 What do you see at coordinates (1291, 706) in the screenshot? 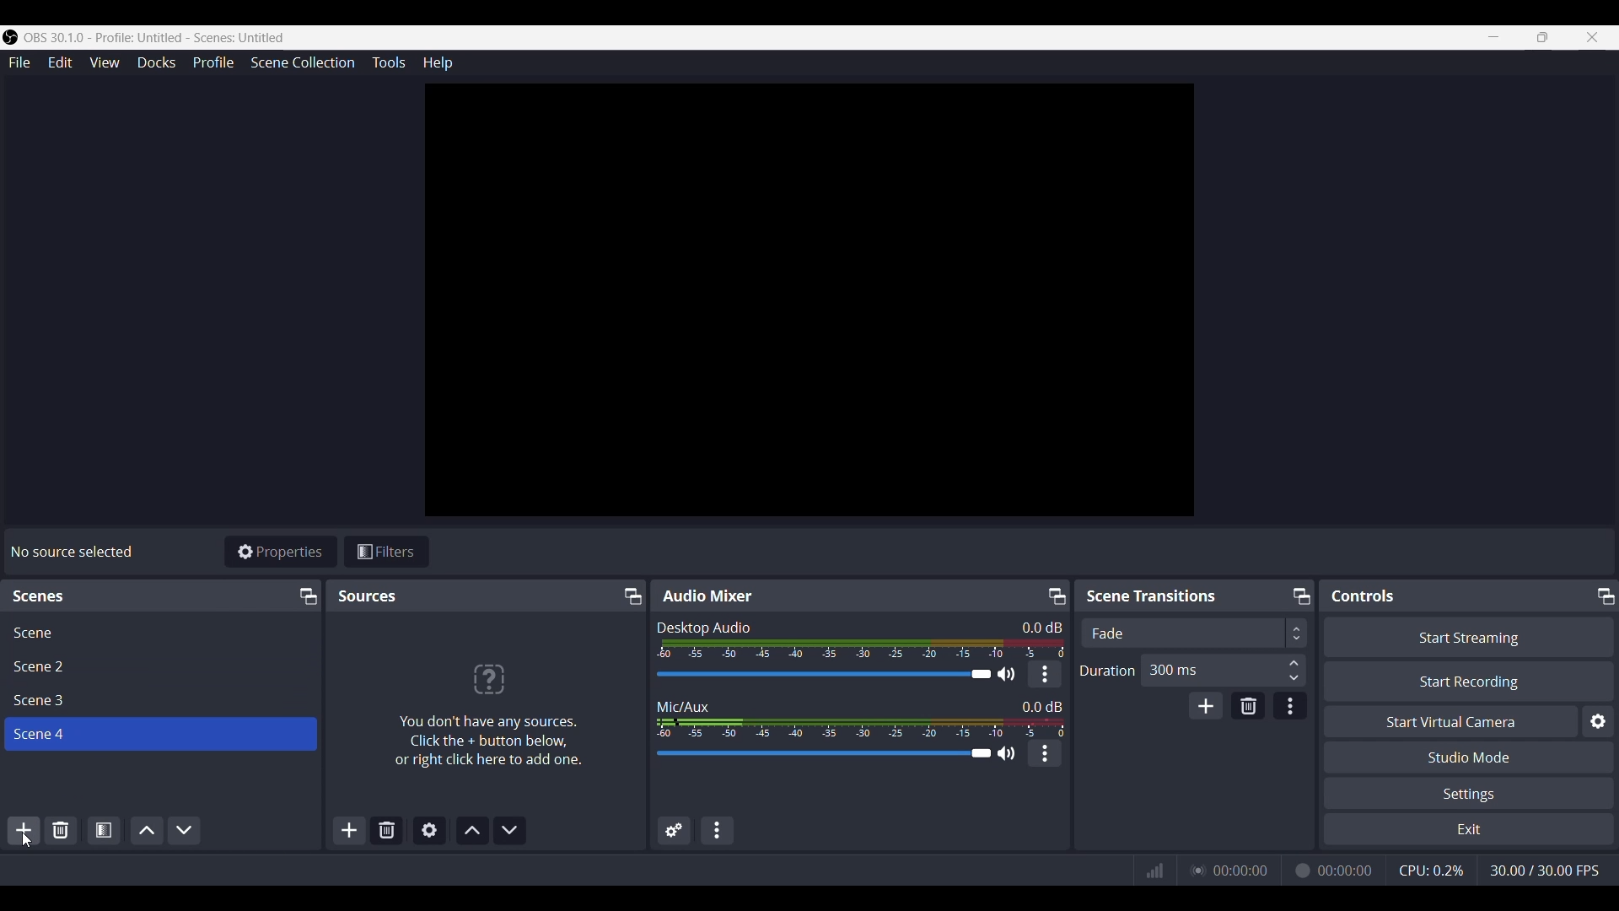
I see `Transition Properties ` at bounding box center [1291, 706].